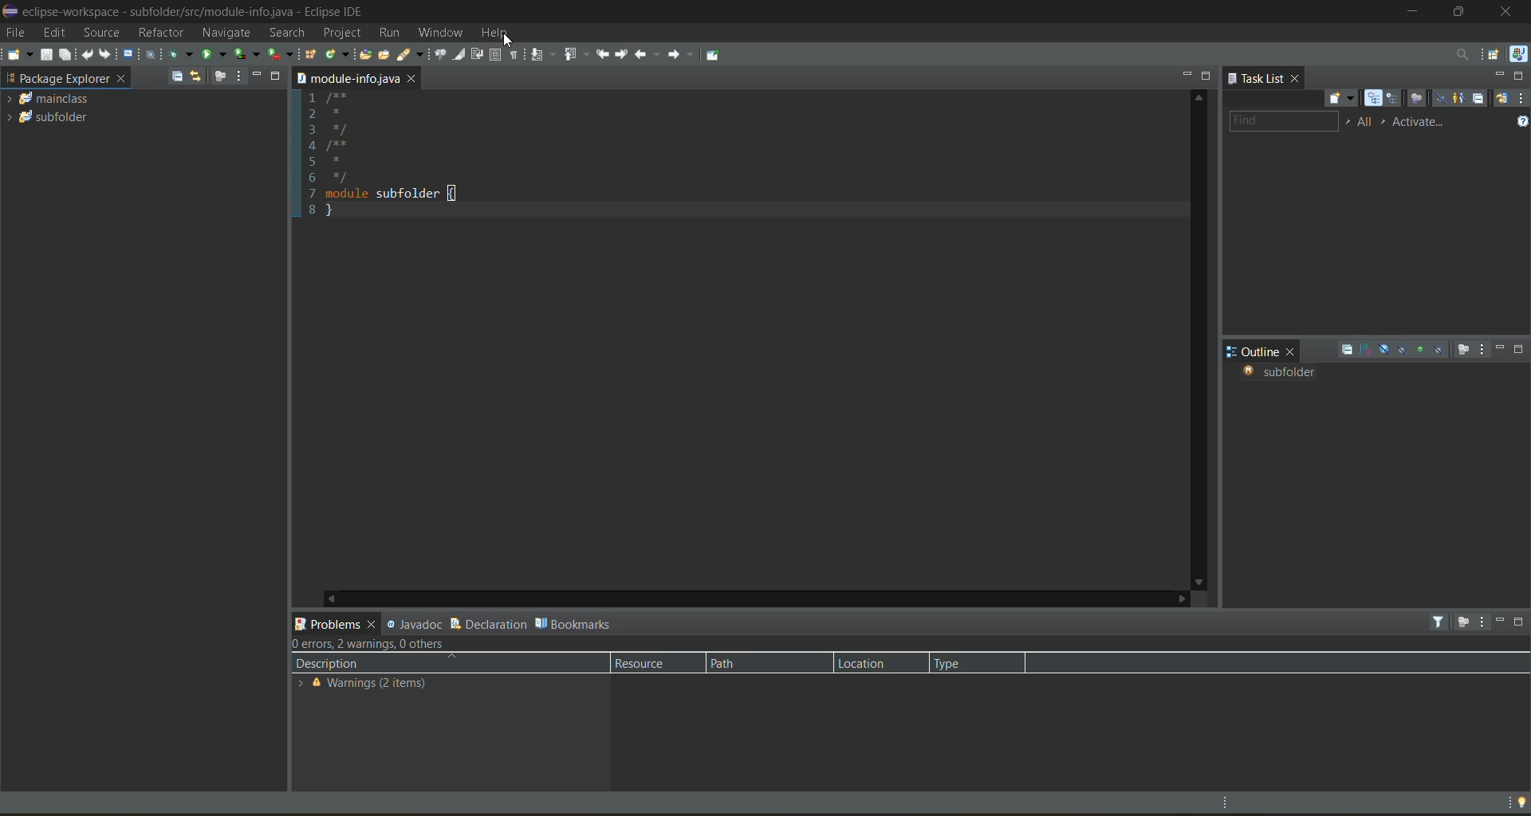 The width and height of the screenshot is (1531, 816). I want to click on minimize, so click(1502, 621).